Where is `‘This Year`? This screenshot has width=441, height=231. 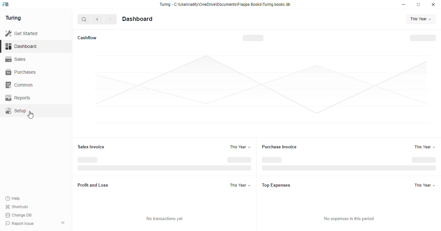
‘This Year is located at coordinates (240, 185).